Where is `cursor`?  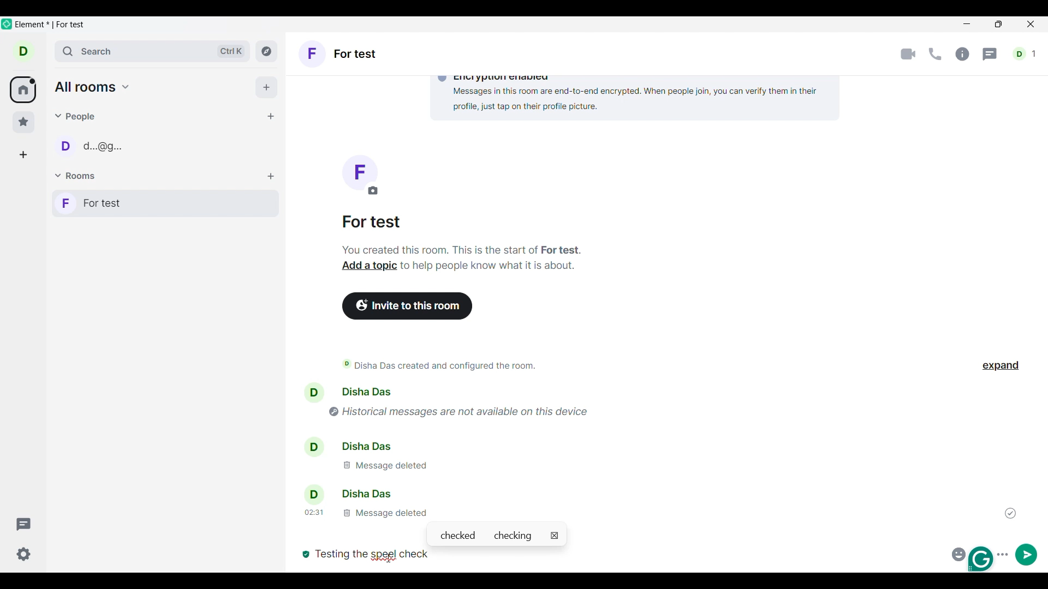 cursor is located at coordinates (392, 552).